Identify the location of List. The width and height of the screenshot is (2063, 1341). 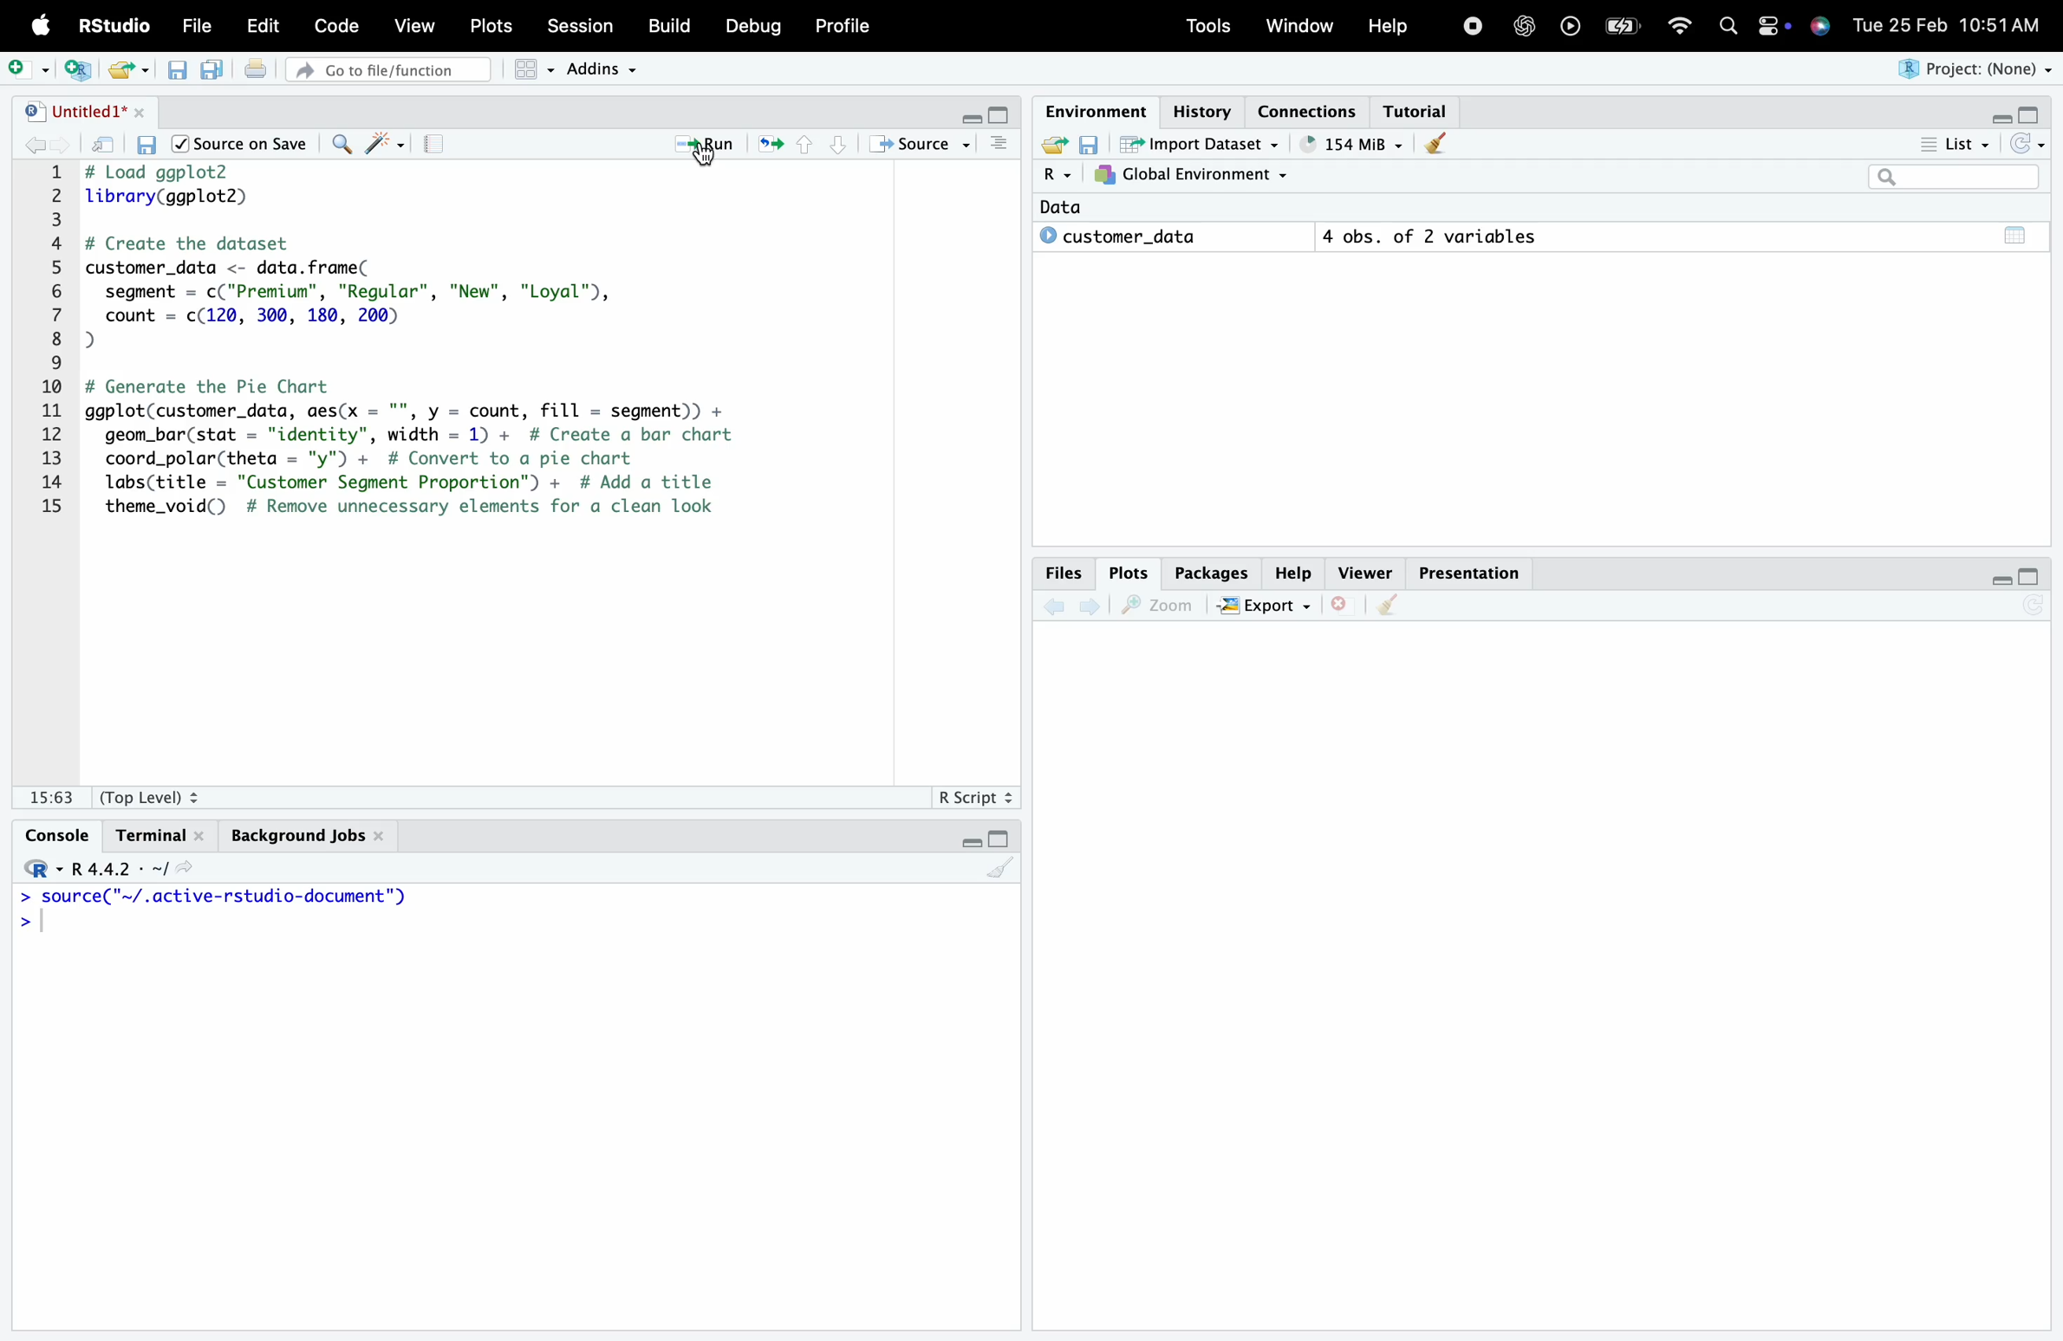
(1948, 142).